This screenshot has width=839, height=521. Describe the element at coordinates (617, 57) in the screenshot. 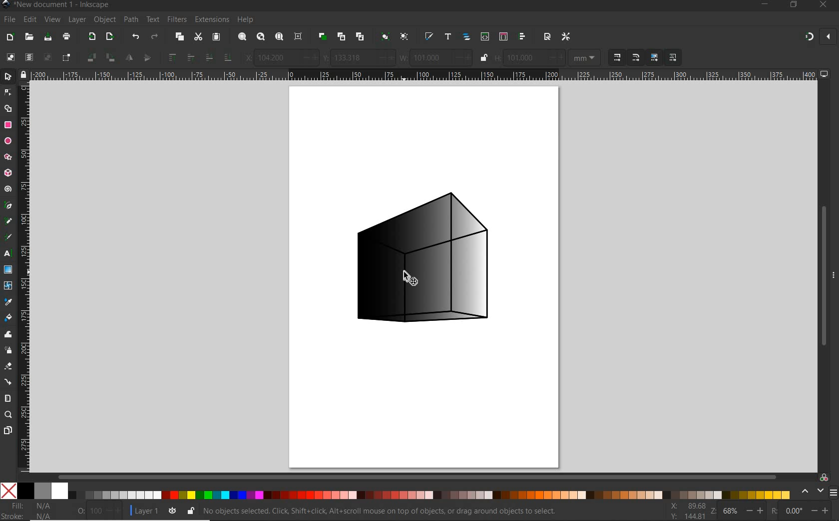

I see `SCALING` at that location.